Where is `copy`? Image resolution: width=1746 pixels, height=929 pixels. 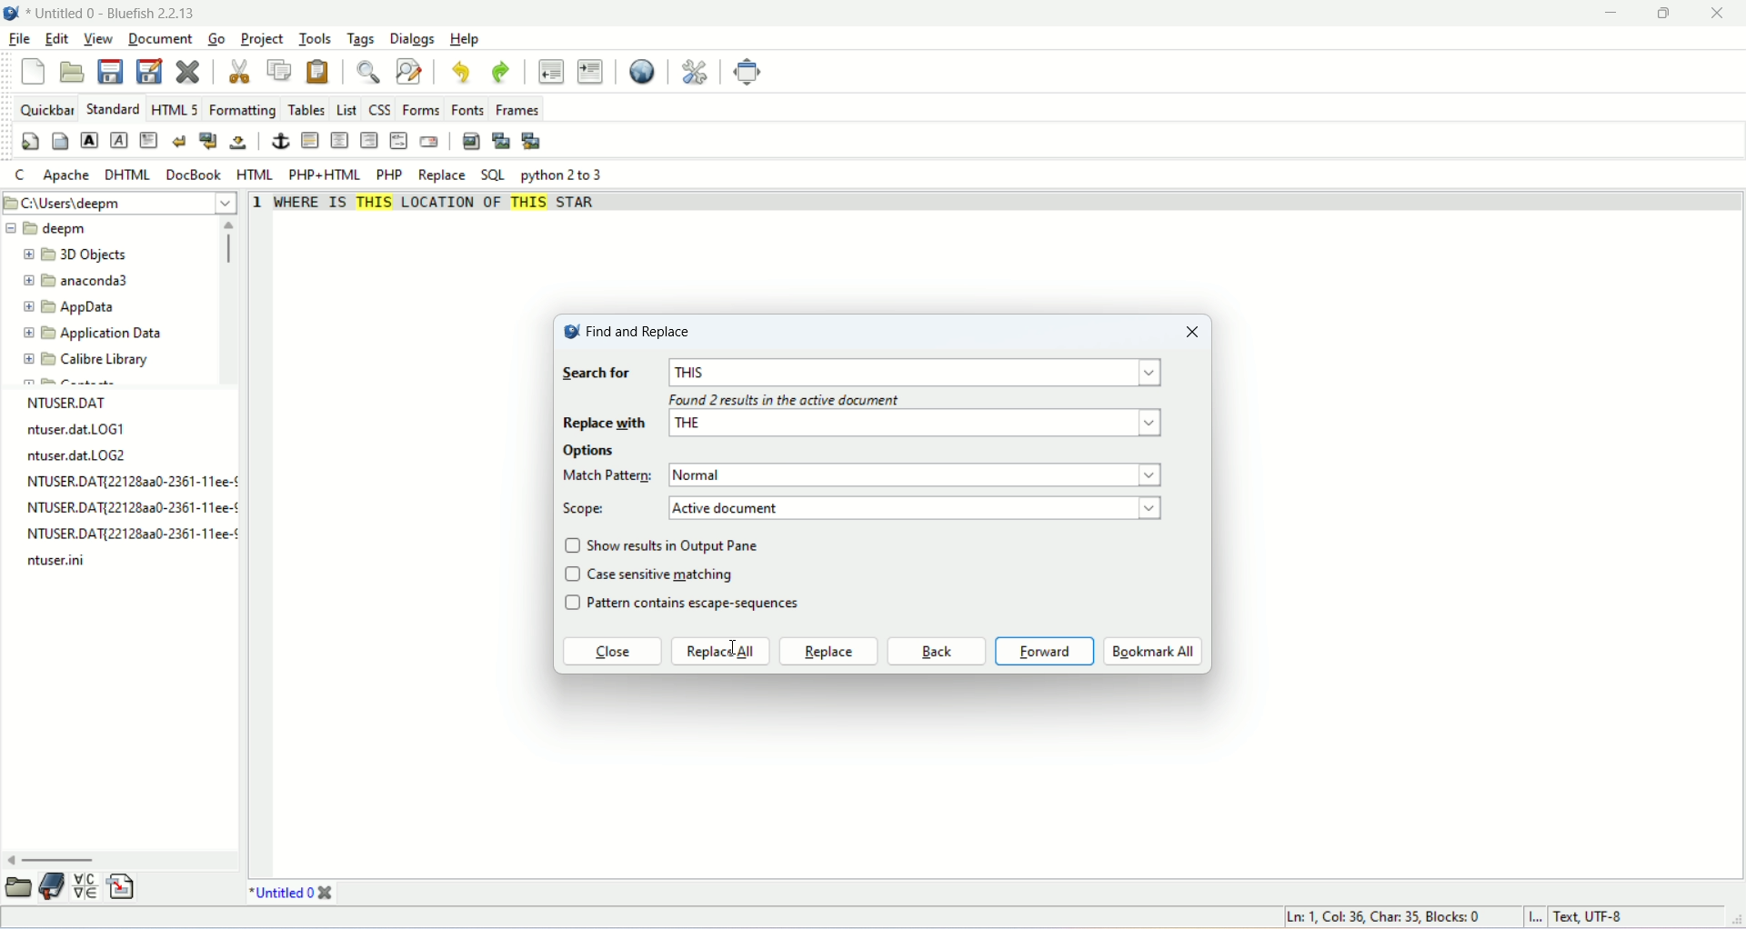 copy is located at coordinates (281, 69).